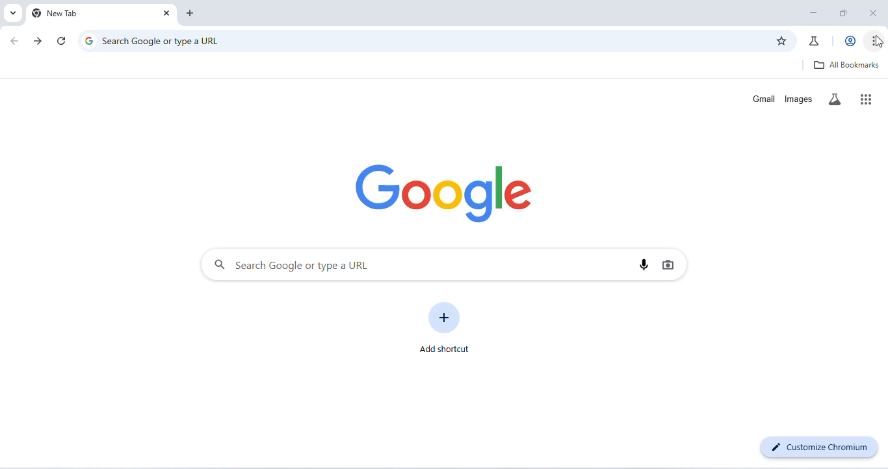 The height and width of the screenshot is (469, 888). I want to click on customize and control chromium, so click(871, 42).